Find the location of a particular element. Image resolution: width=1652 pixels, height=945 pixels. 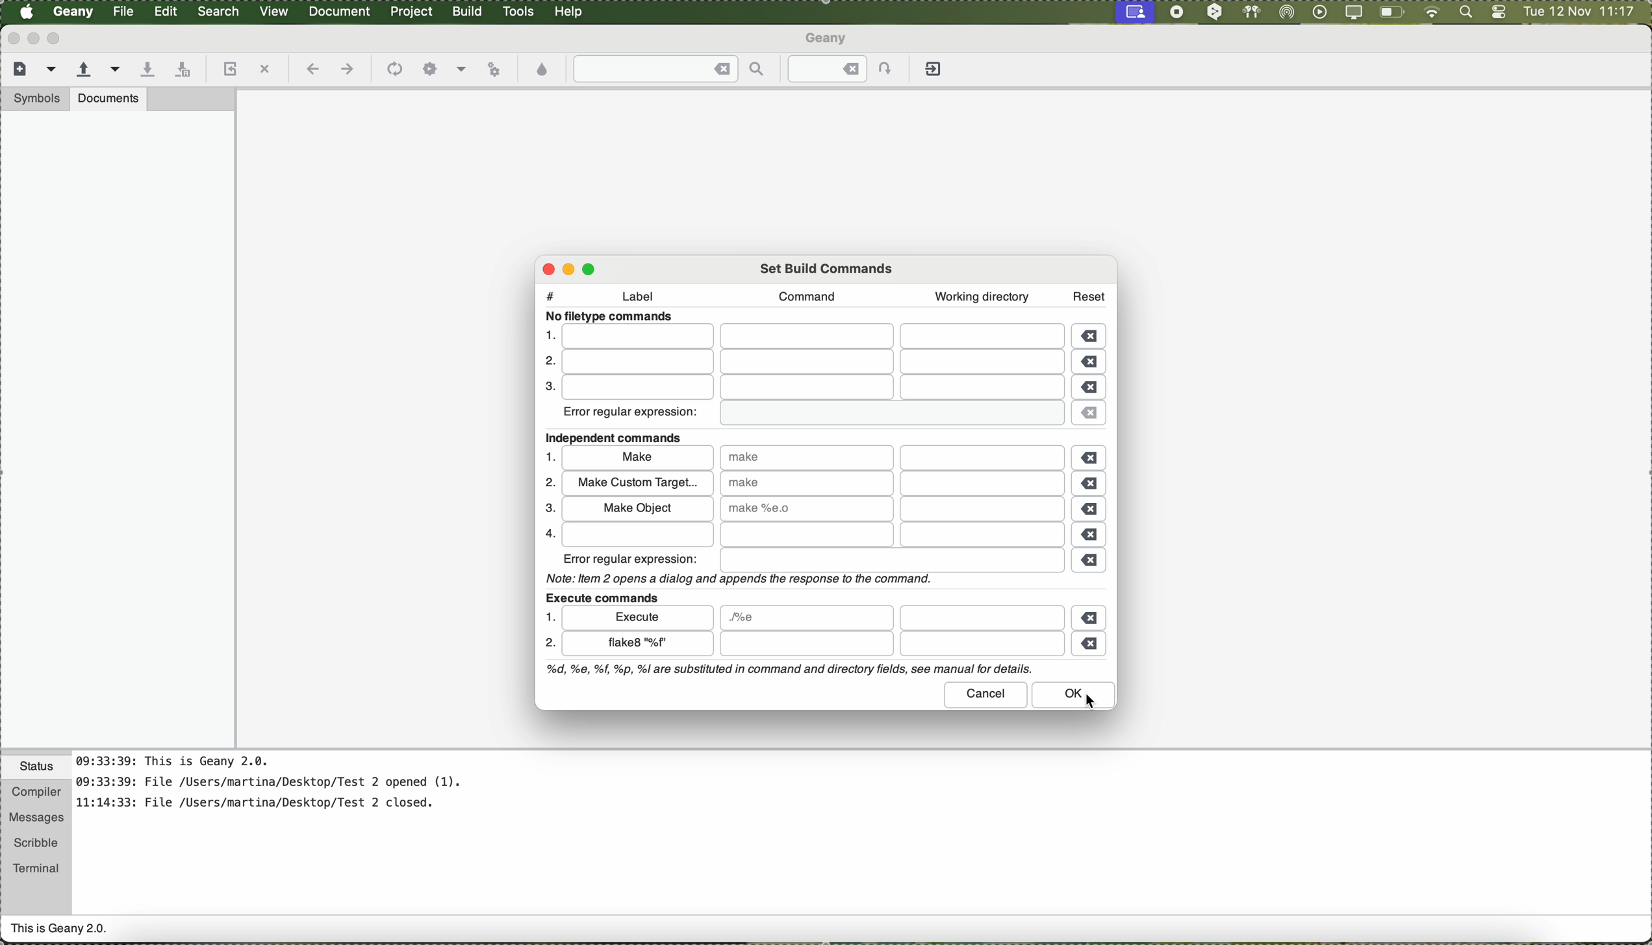

make custom target is located at coordinates (637, 483).